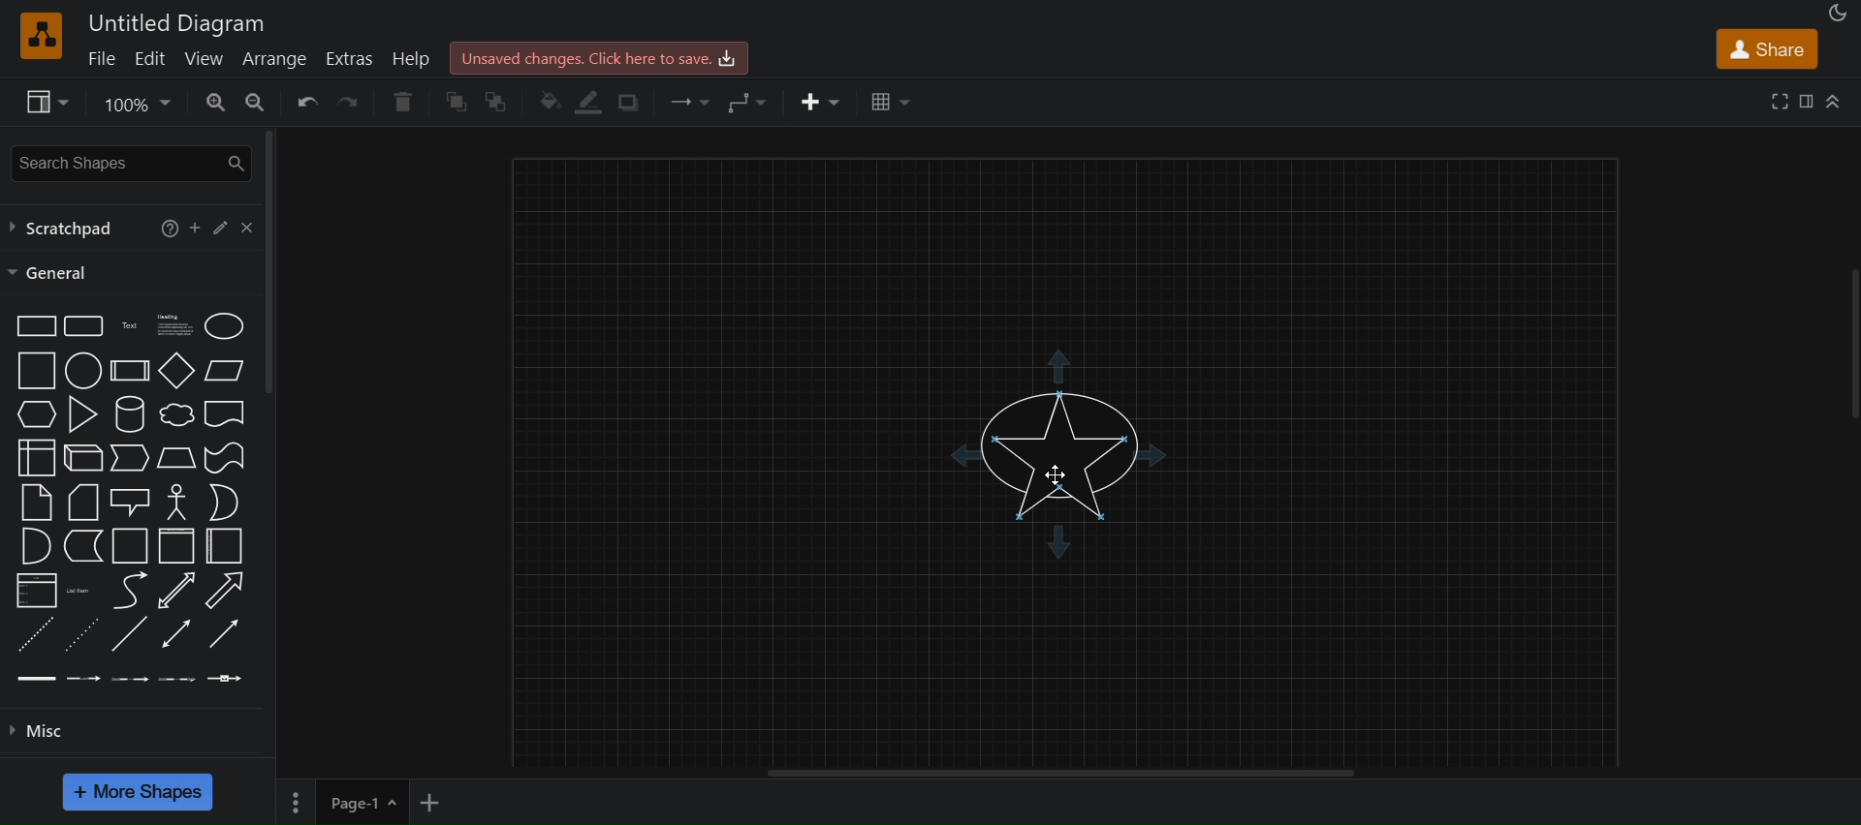  I want to click on arrange, so click(273, 58).